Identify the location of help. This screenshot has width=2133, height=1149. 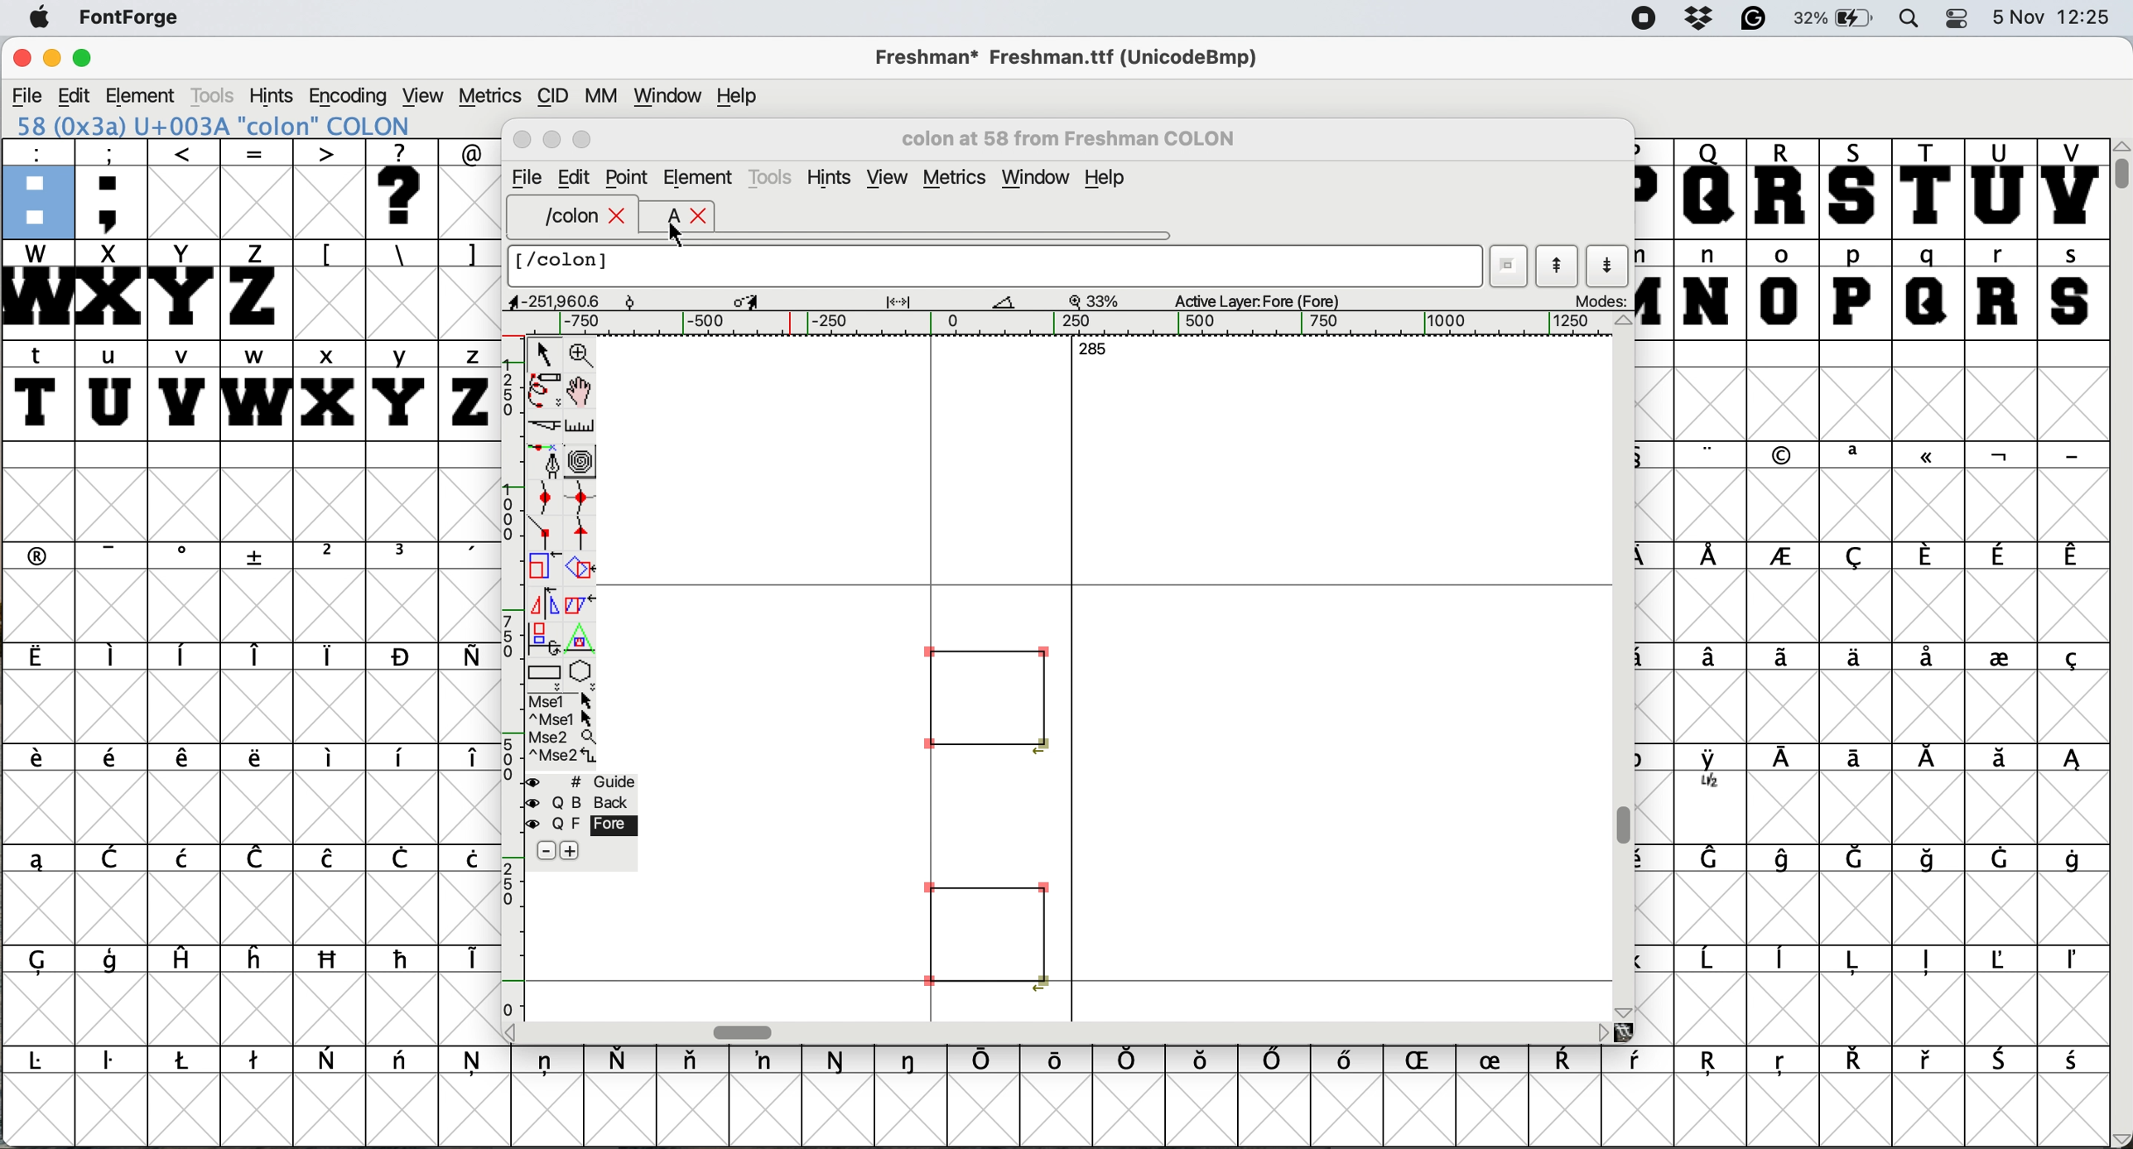
(746, 96).